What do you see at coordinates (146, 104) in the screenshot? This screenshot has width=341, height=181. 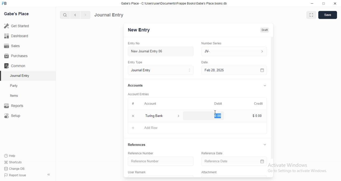 I see `Account` at bounding box center [146, 104].